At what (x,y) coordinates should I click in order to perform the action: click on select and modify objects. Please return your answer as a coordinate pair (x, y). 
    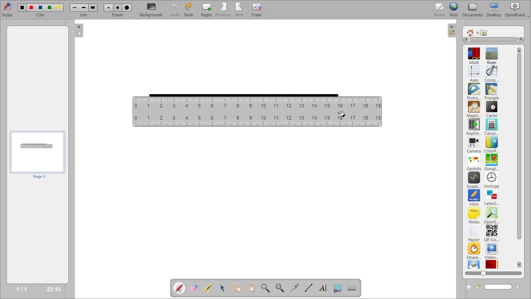
    Looking at the image, I should click on (223, 288).